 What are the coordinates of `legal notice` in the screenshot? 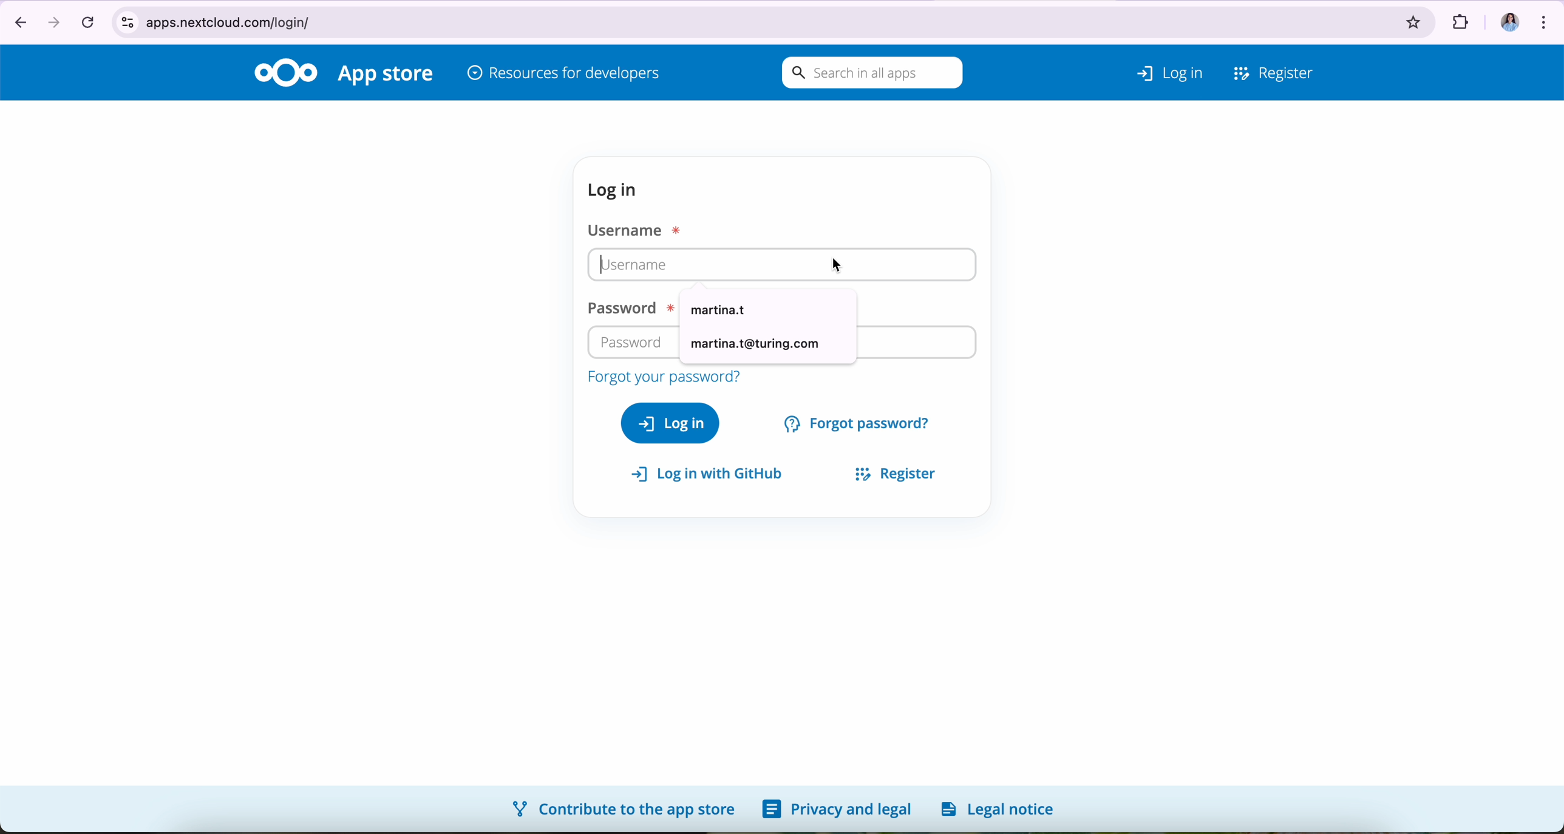 It's located at (1002, 809).